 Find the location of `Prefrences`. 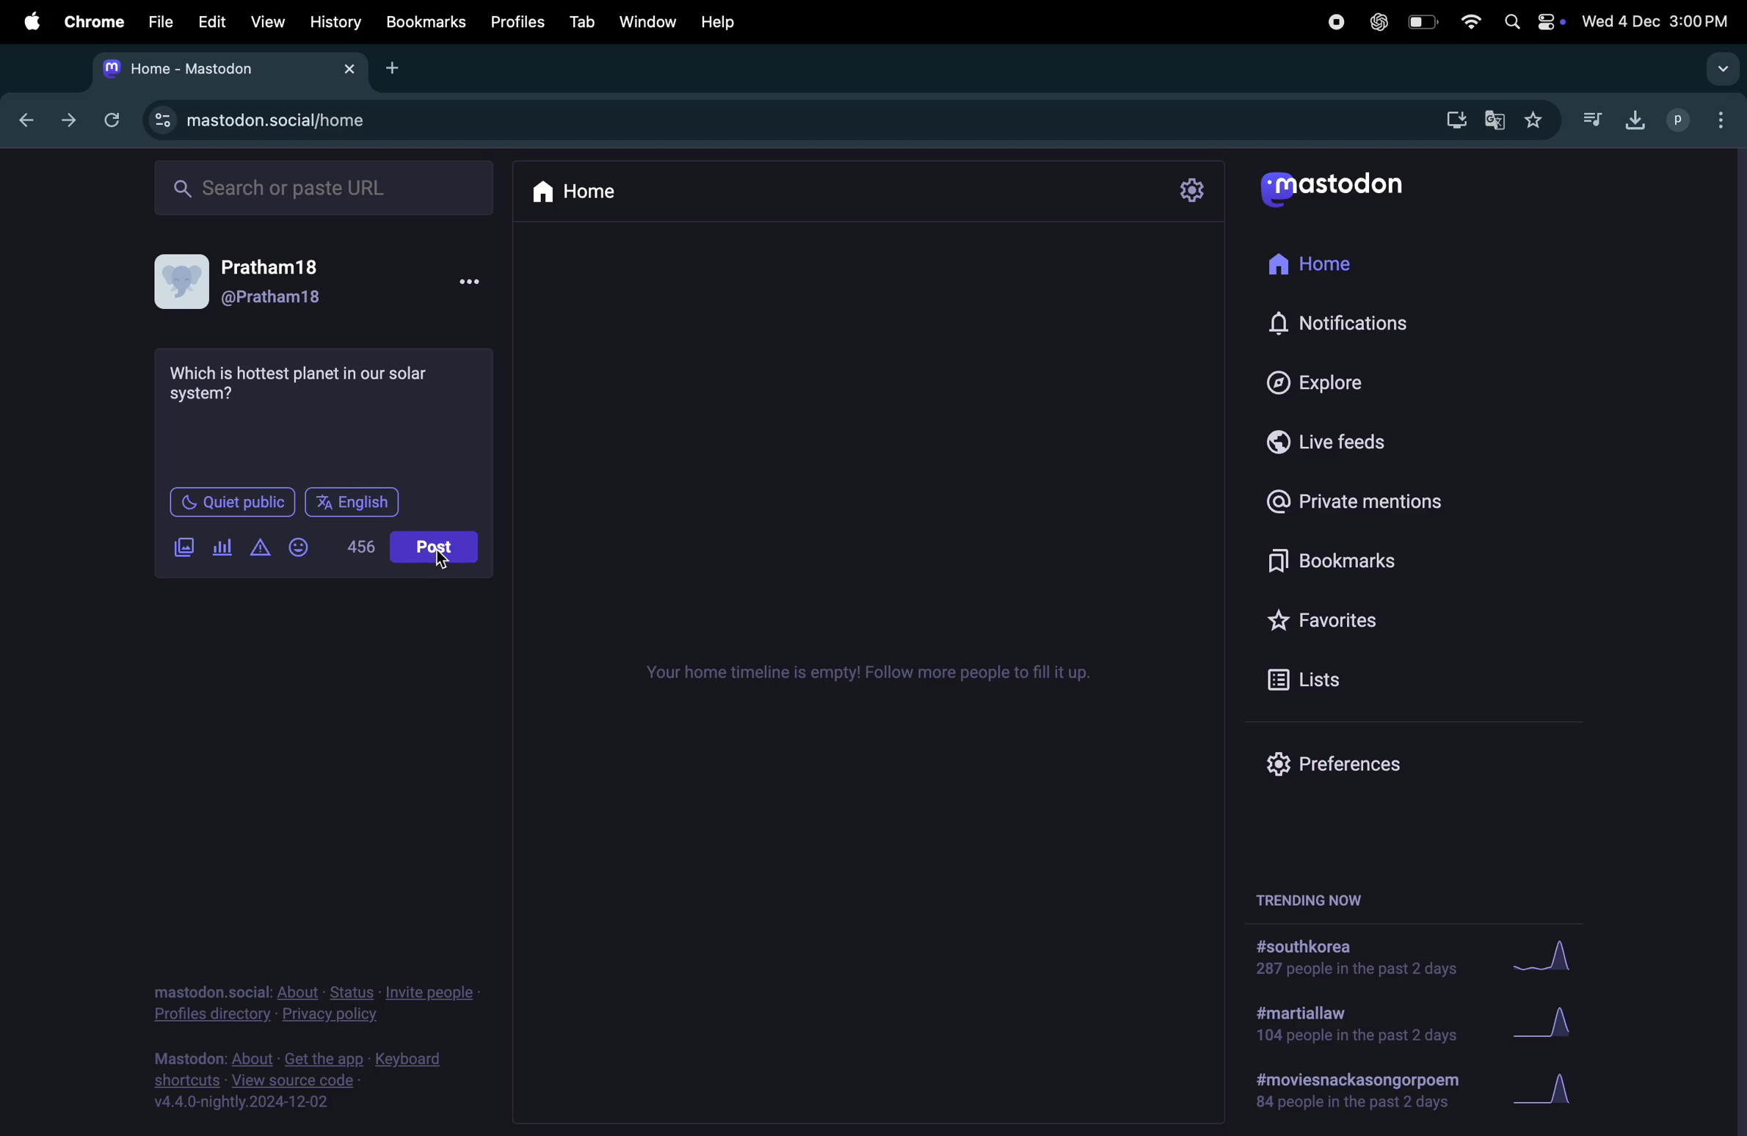

Prefrences is located at coordinates (1350, 765).